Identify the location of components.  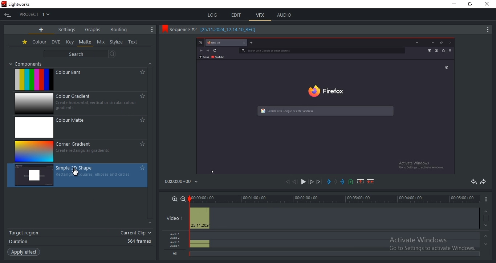
(29, 64).